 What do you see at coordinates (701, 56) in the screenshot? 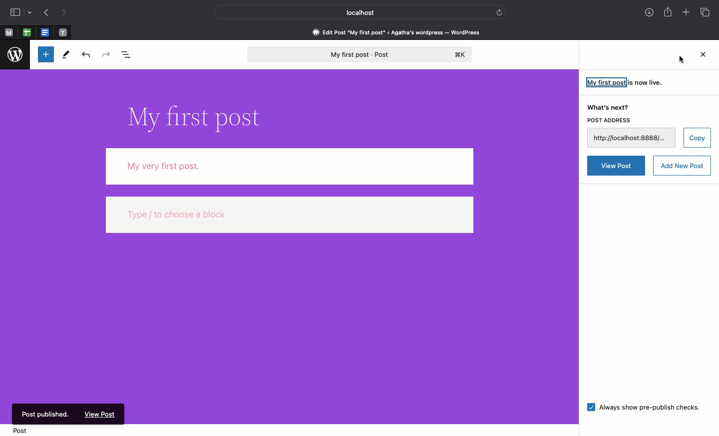
I see `Close` at bounding box center [701, 56].